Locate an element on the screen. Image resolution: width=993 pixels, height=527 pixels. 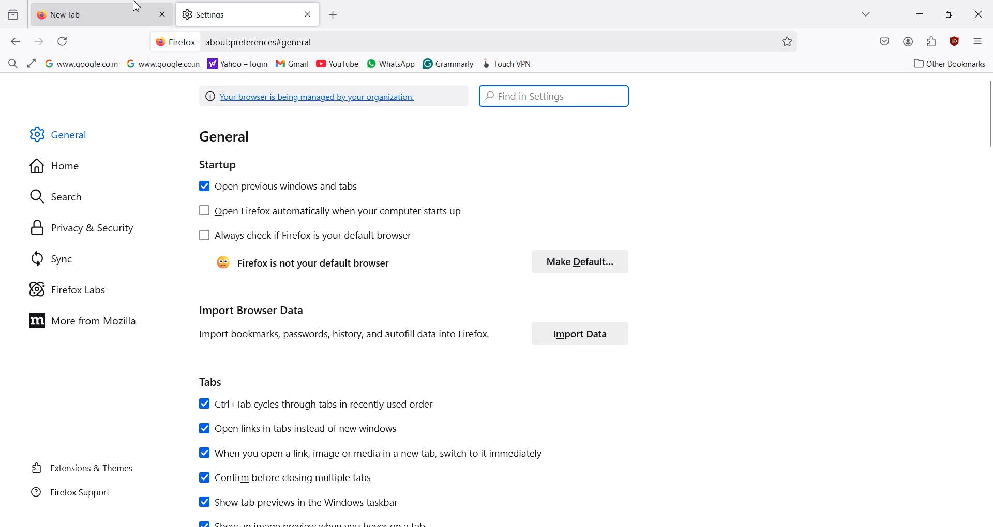
Show tab previews in the Windows taskbar is located at coordinates (297, 501).